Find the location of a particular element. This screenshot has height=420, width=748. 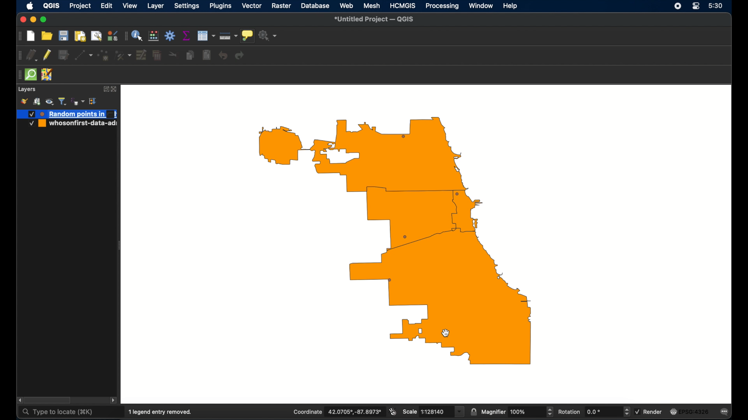

render is located at coordinates (648, 412).